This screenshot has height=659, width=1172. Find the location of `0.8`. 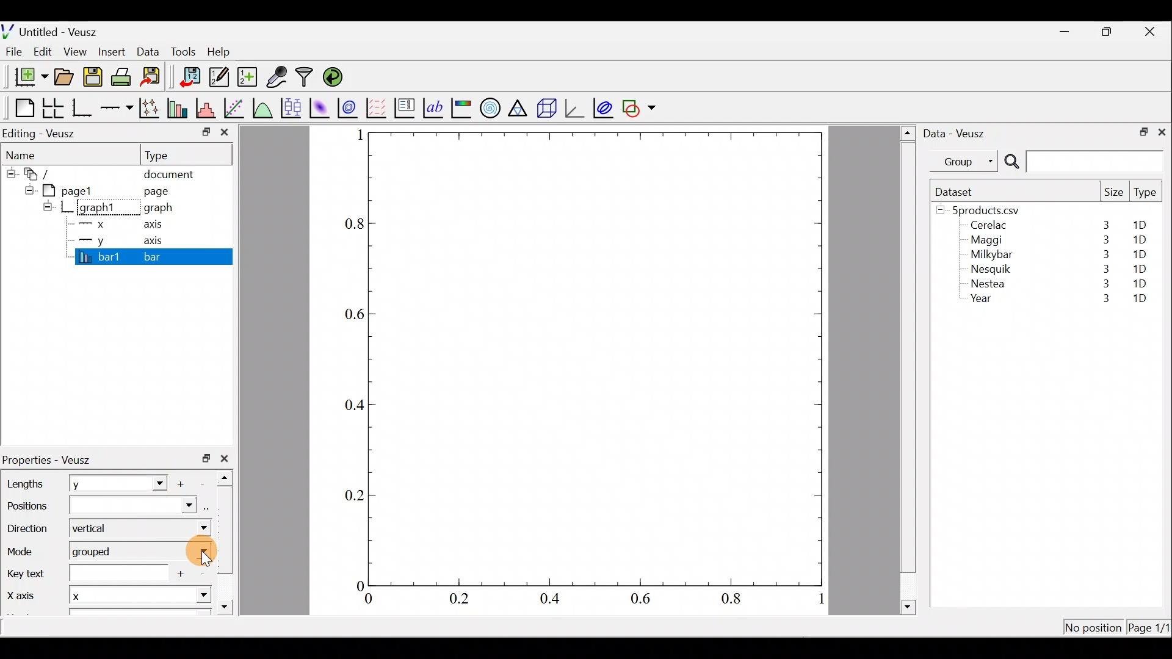

0.8 is located at coordinates (734, 599).